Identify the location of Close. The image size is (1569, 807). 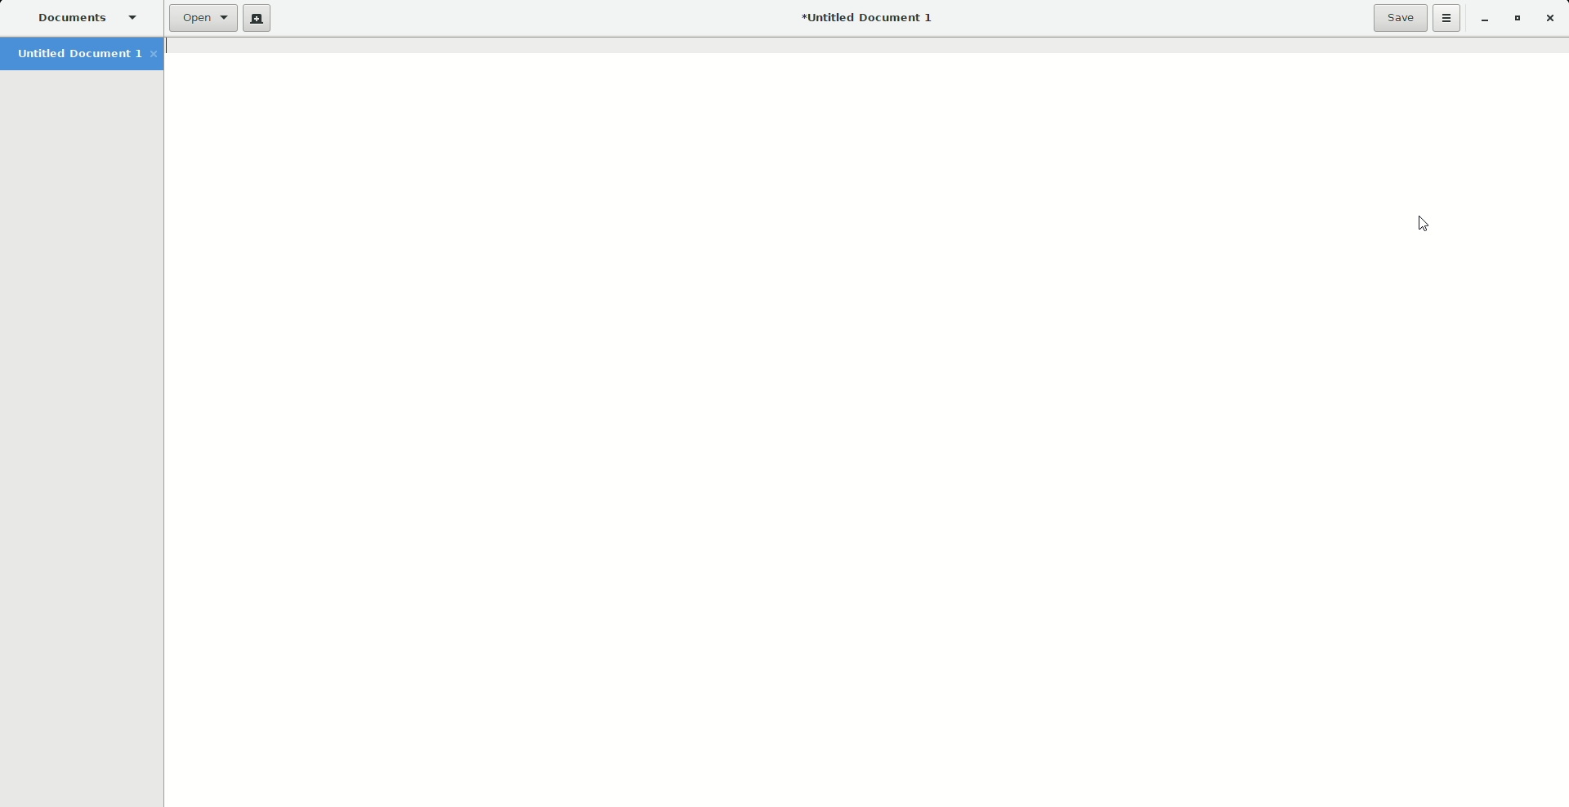
(1550, 17).